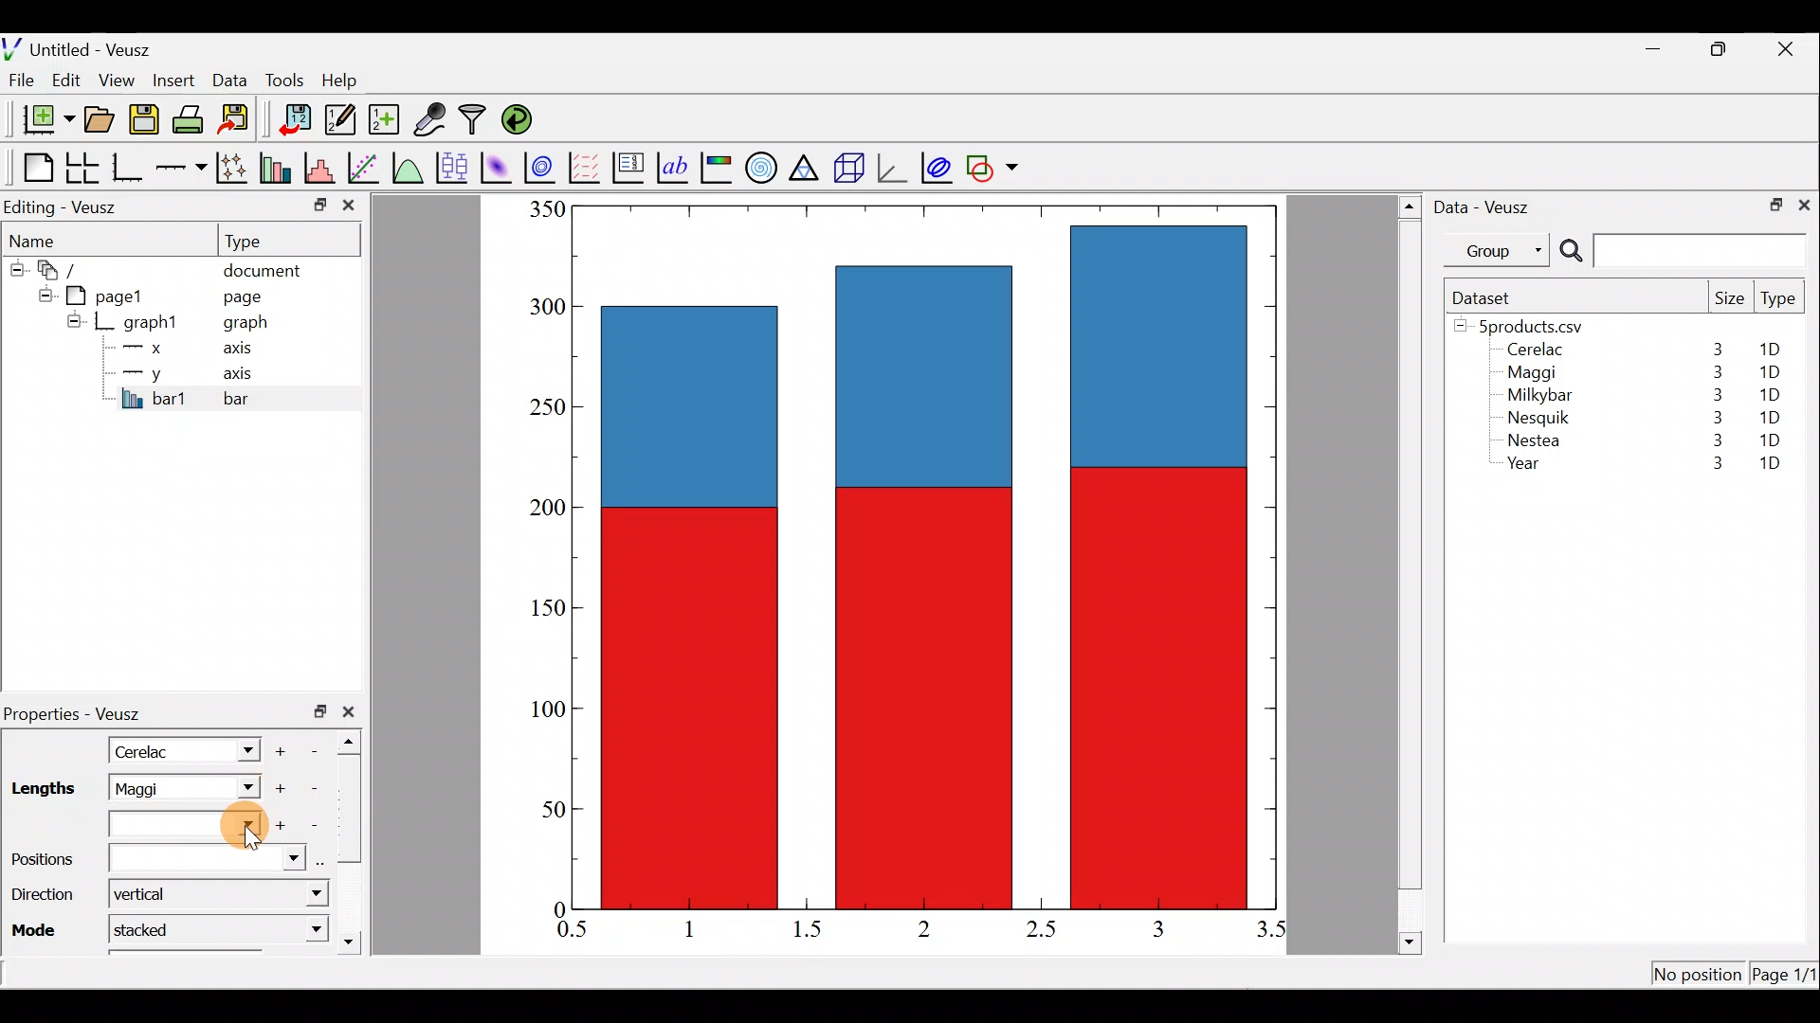 This screenshot has width=1820, height=1023. What do you see at coordinates (146, 123) in the screenshot?
I see `Save the document` at bounding box center [146, 123].